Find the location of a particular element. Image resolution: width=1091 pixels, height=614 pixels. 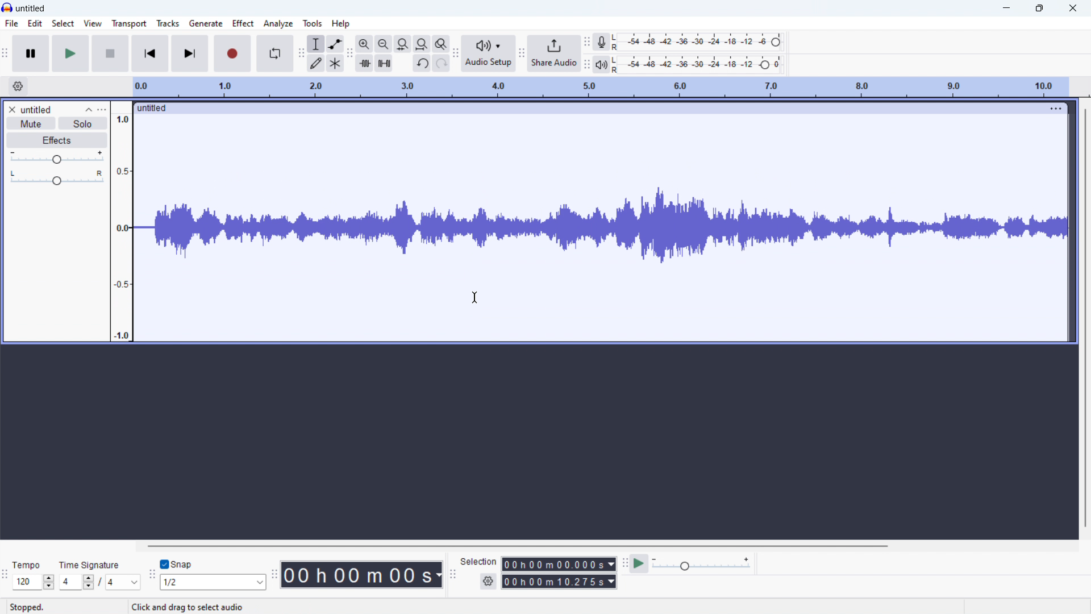

tool is located at coordinates (313, 23).